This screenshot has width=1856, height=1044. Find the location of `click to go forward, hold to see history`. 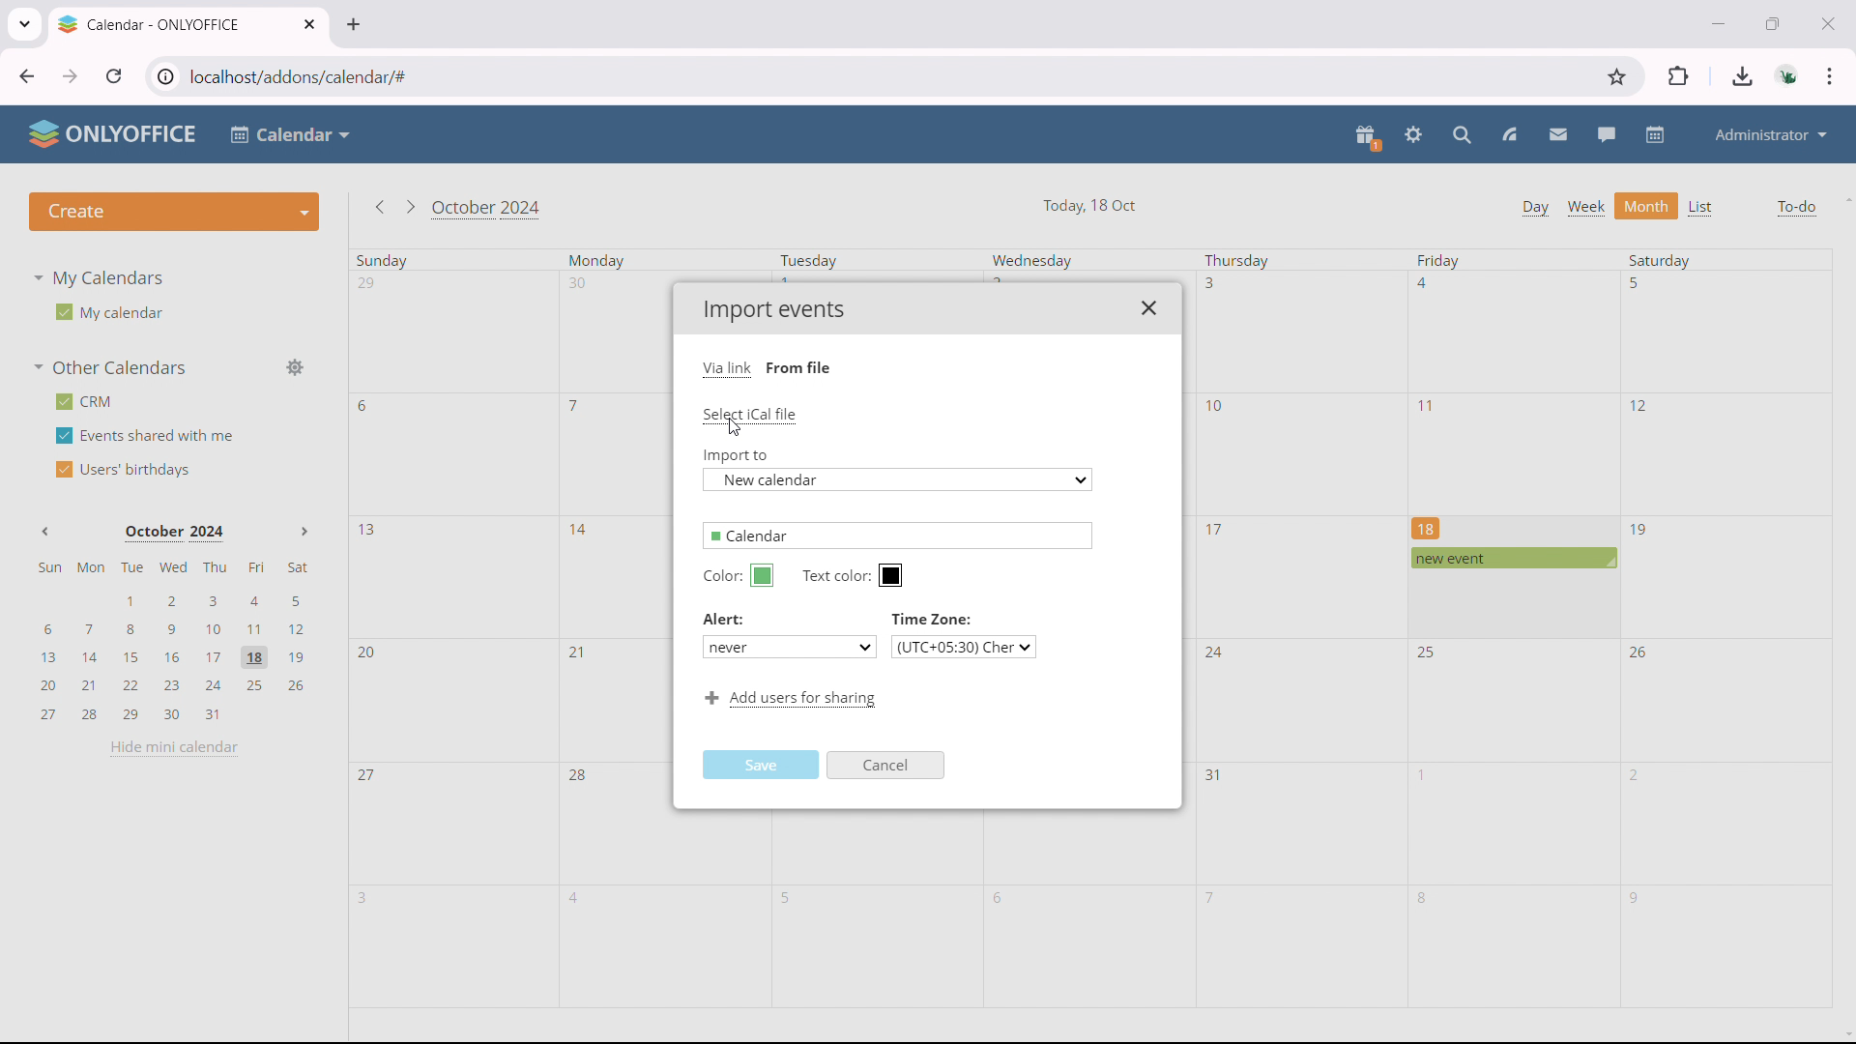

click to go forward, hold to see history is located at coordinates (71, 76).